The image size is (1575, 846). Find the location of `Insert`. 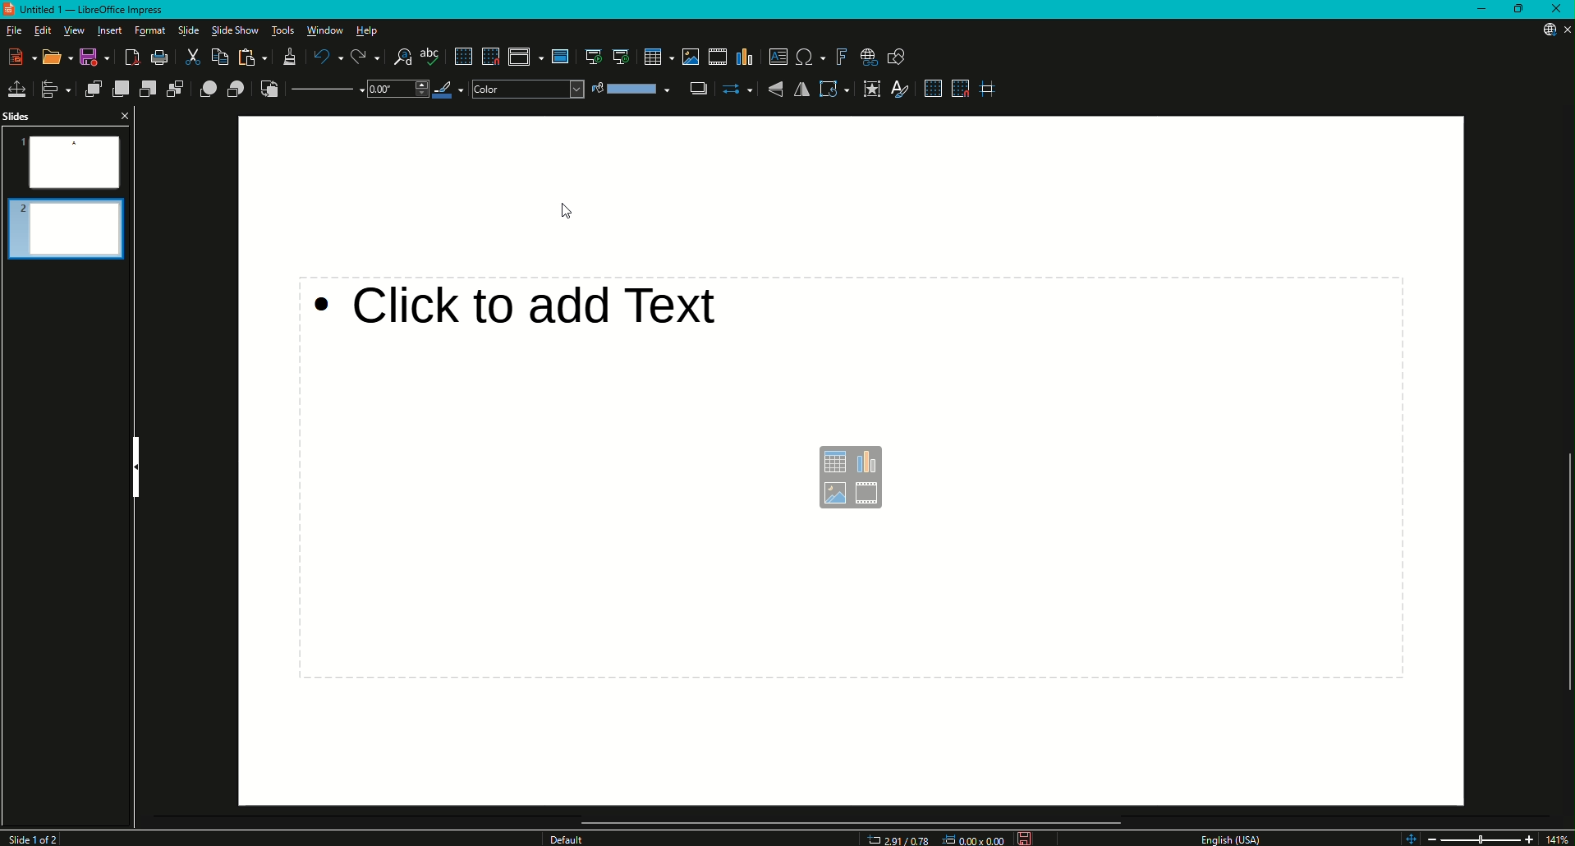

Insert is located at coordinates (112, 31).